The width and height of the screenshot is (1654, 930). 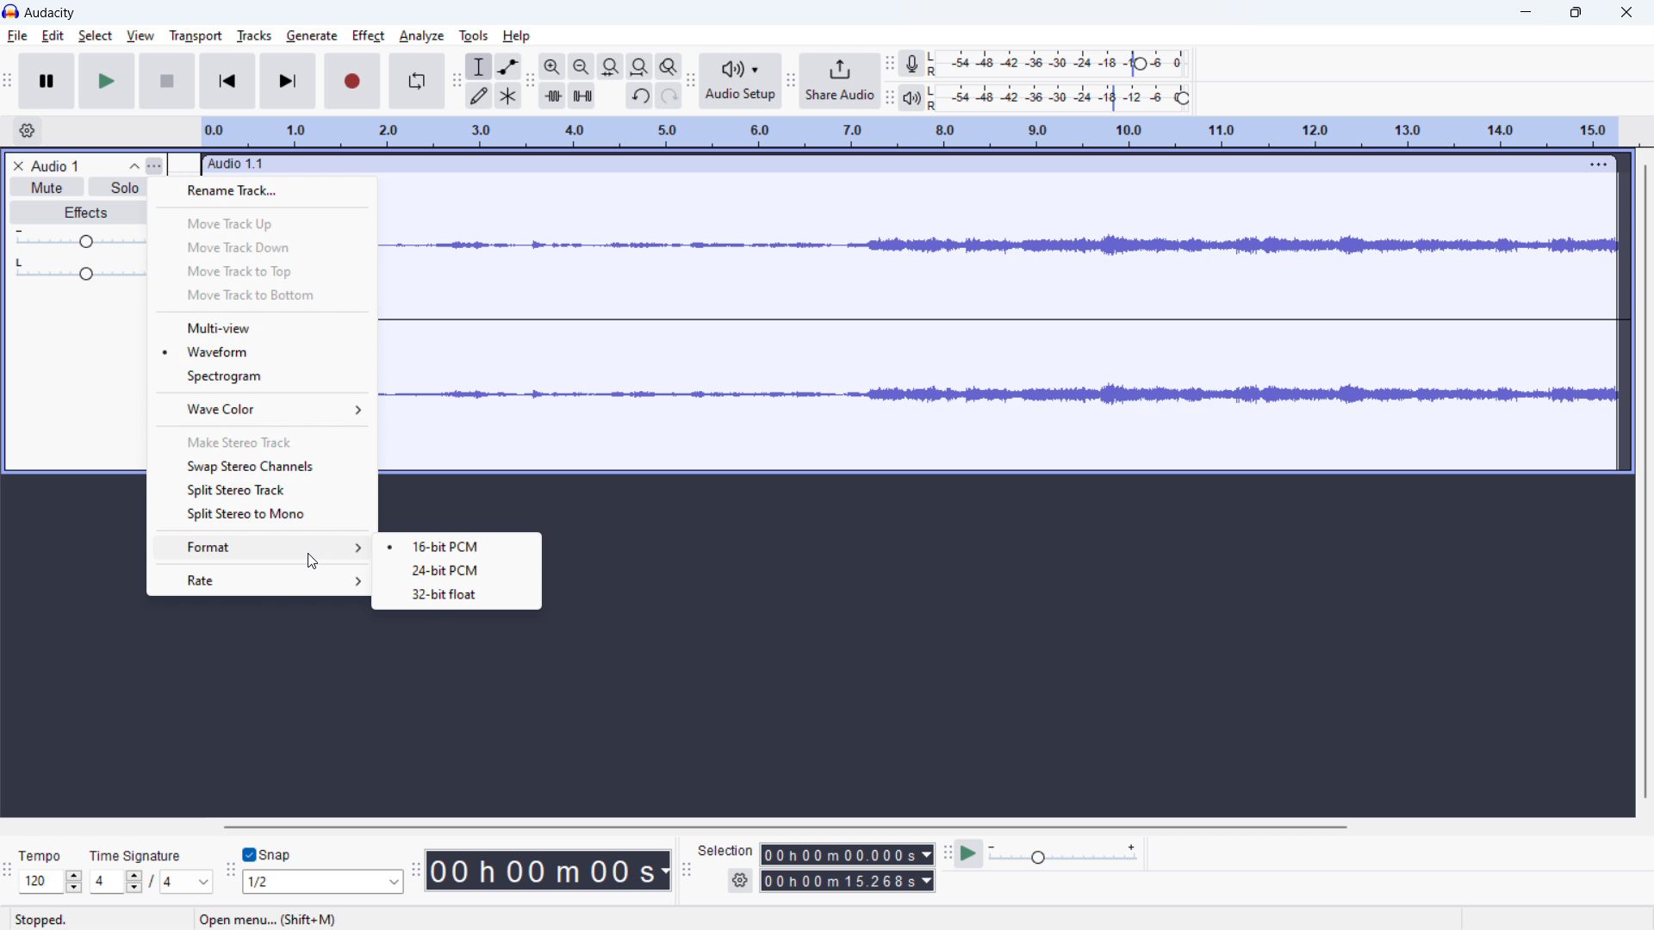 What do you see at coordinates (911, 131) in the screenshot?
I see `timeline` at bounding box center [911, 131].